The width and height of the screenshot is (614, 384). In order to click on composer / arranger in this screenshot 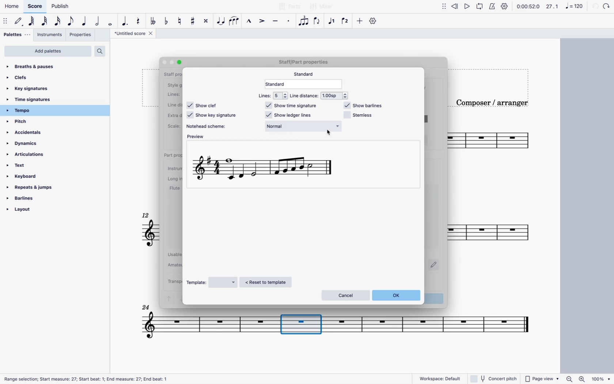, I will do `click(494, 102)`.